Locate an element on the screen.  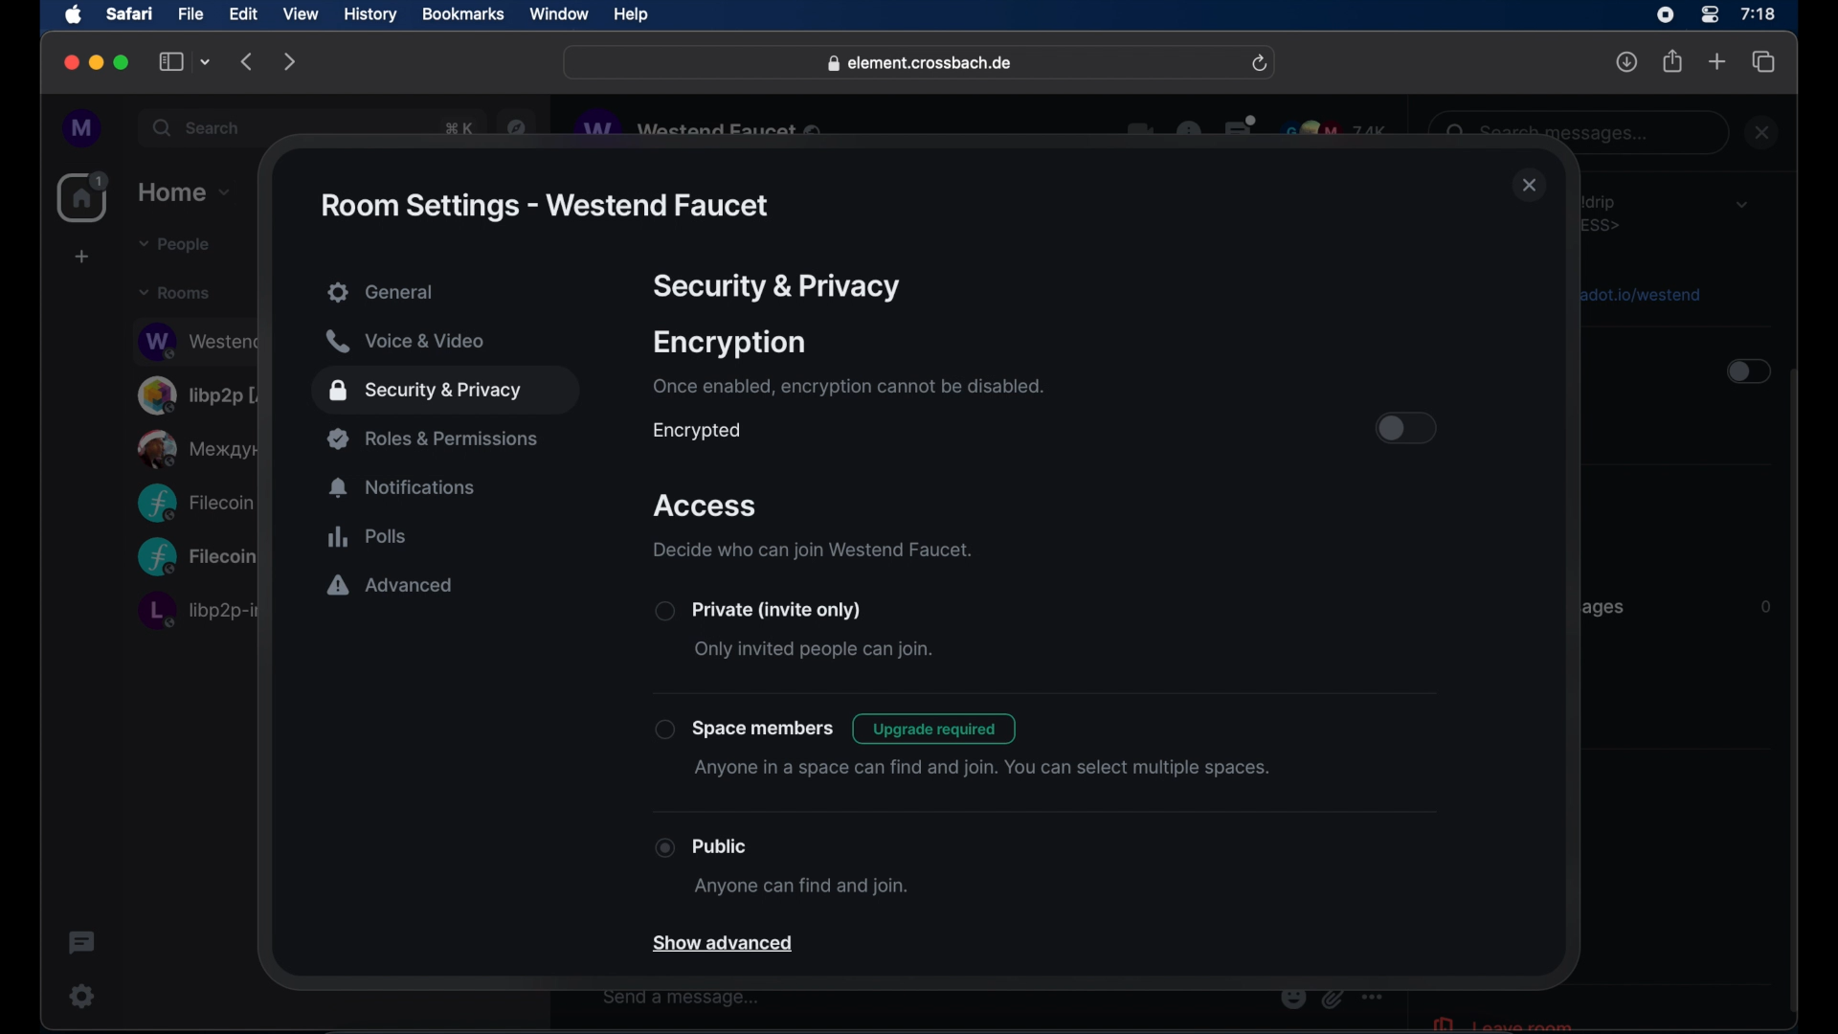
time is located at coordinates (1758, 13).